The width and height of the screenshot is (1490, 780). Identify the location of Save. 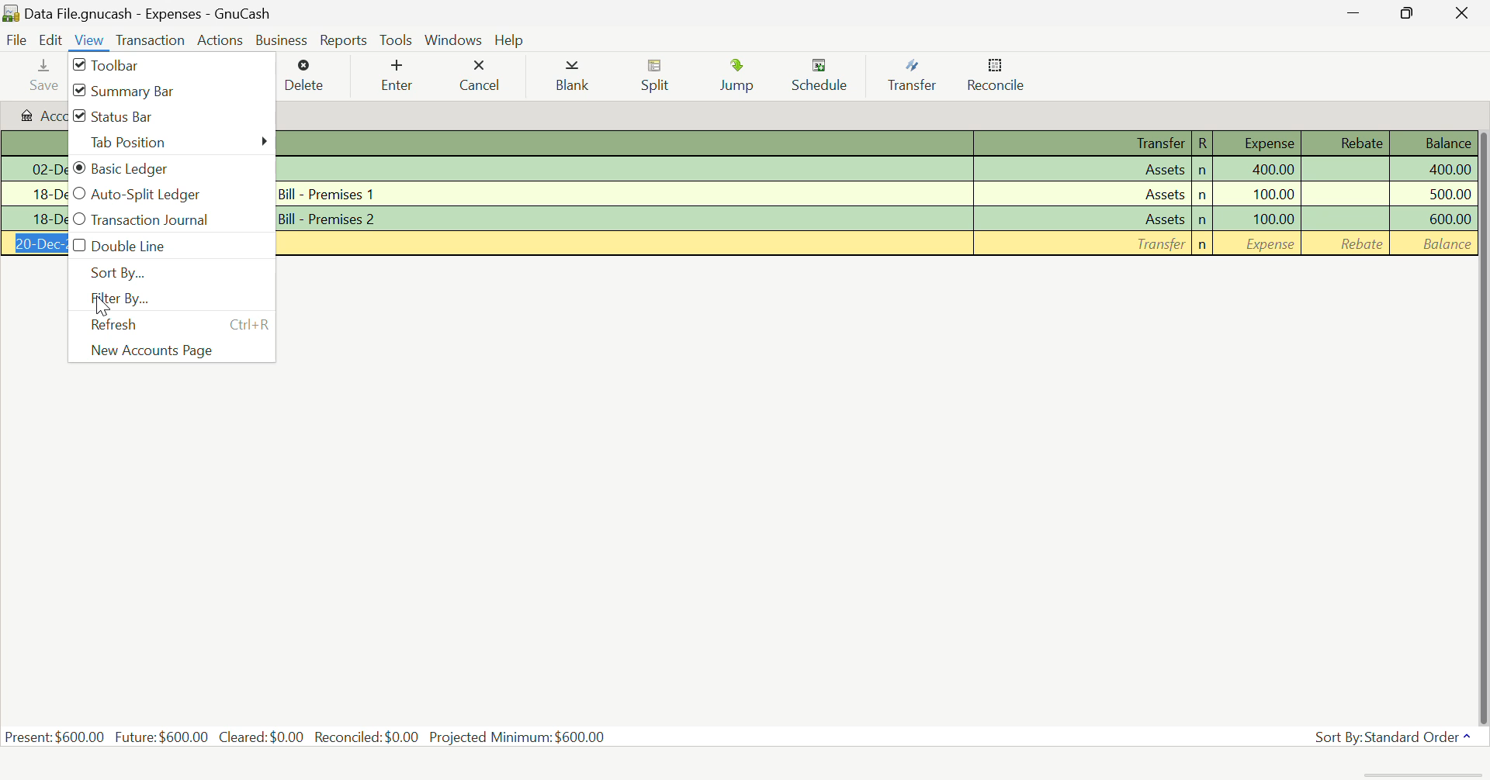
(41, 76).